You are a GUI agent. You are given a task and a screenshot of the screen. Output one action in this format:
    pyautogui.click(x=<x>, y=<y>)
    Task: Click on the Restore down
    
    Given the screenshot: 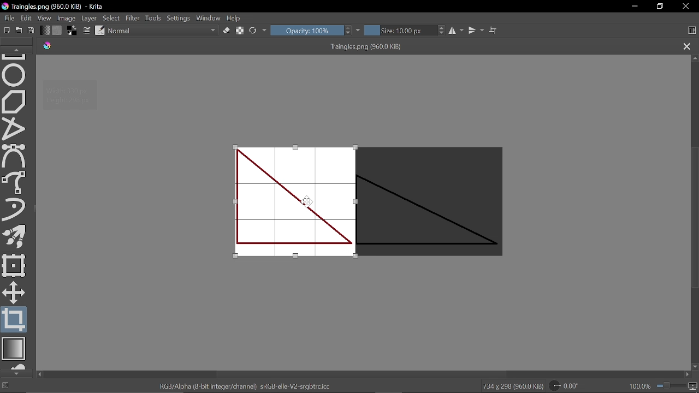 What is the action you would take?
    pyautogui.click(x=660, y=7)
    